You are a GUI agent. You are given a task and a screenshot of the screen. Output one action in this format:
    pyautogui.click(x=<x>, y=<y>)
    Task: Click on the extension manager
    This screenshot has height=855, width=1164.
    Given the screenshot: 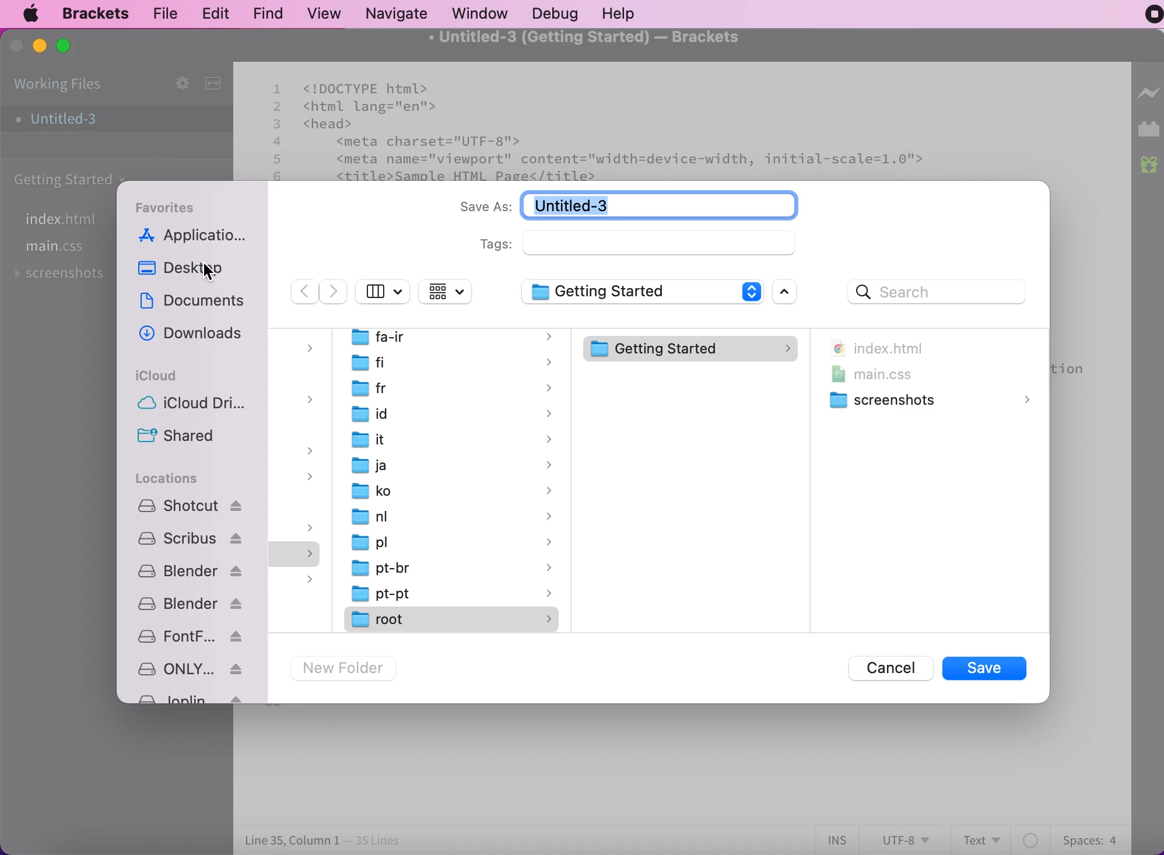 What is the action you would take?
    pyautogui.click(x=1148, y=128)
    